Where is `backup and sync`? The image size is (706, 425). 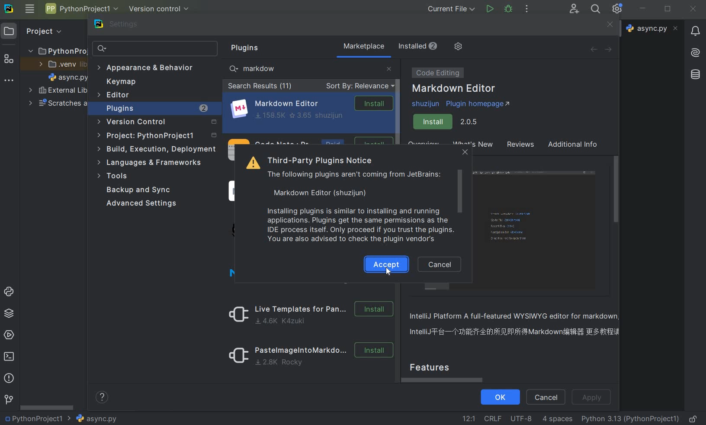
backup and sync is located at coordinates (144, 190).